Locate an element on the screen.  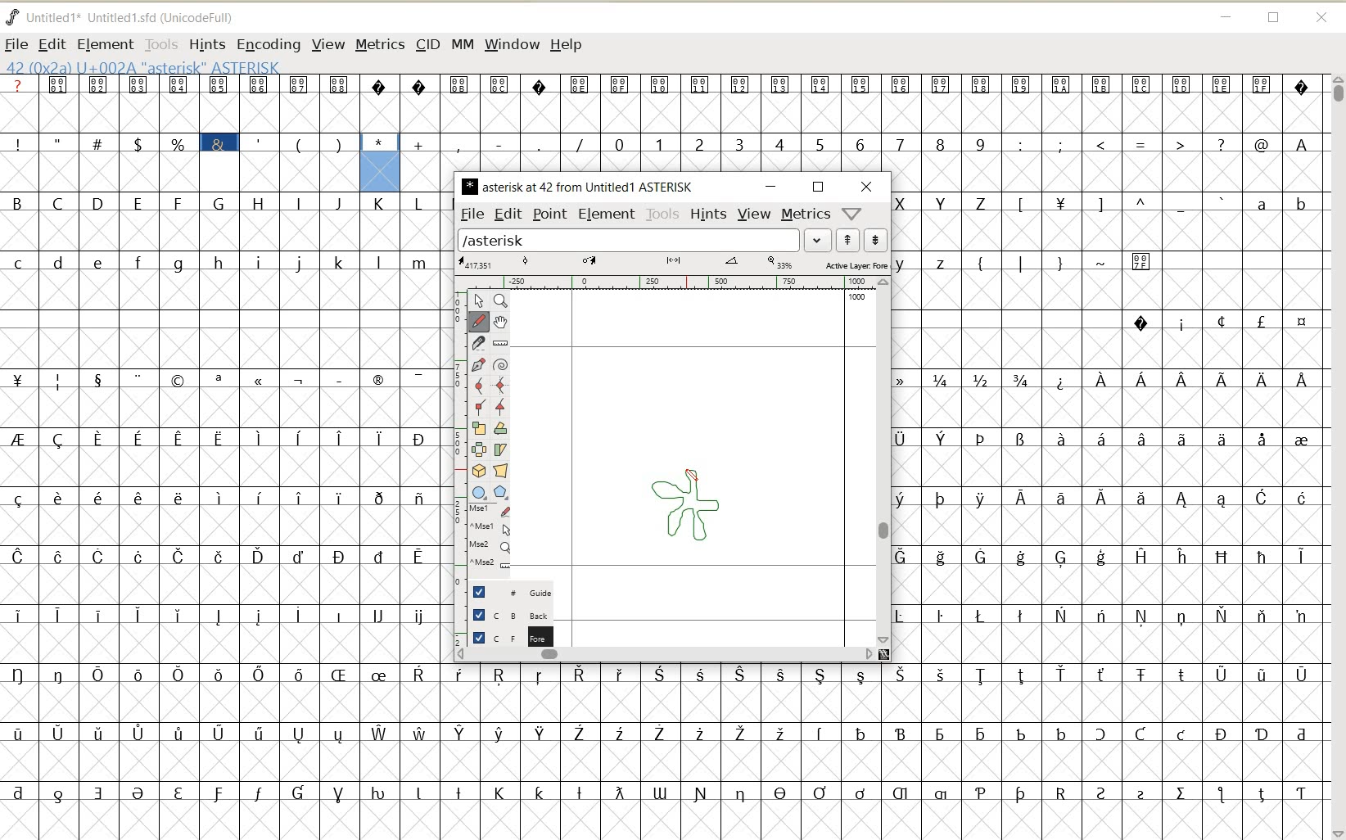
CLOSE is located at coordinates (867, 186).